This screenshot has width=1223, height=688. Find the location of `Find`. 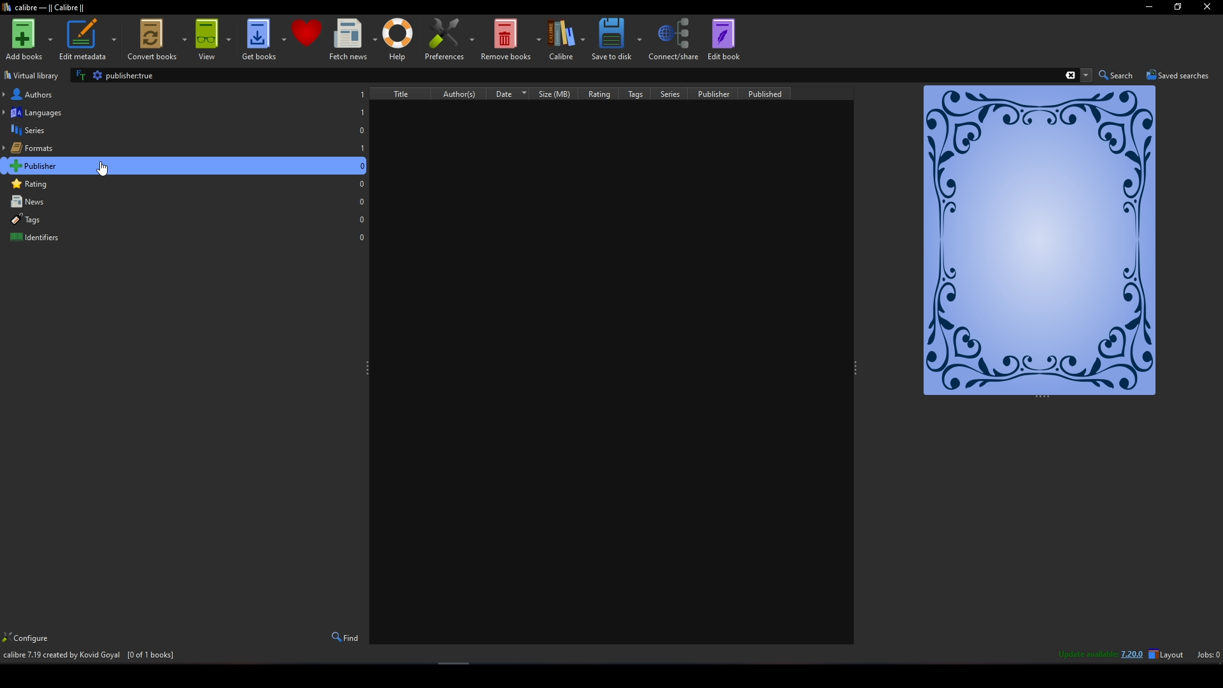

Find is located at coordinates (345, 637).